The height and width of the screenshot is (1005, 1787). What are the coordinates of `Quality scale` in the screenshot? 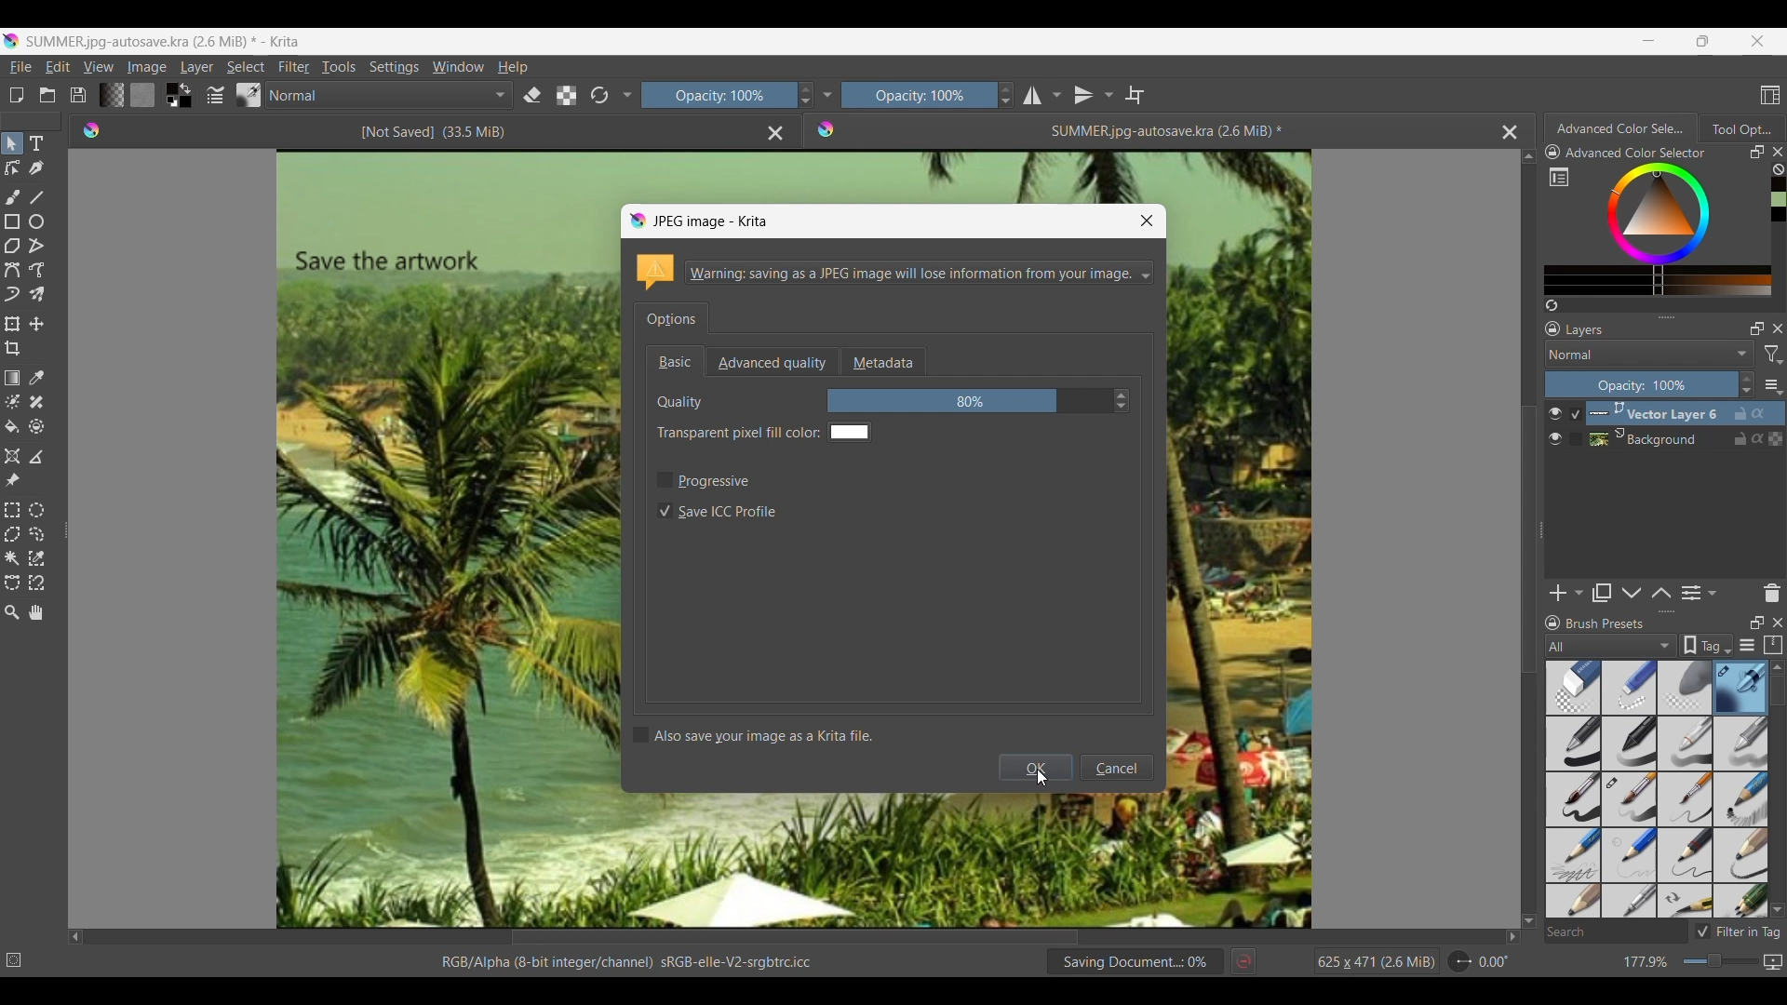 It's located at (969, 401).